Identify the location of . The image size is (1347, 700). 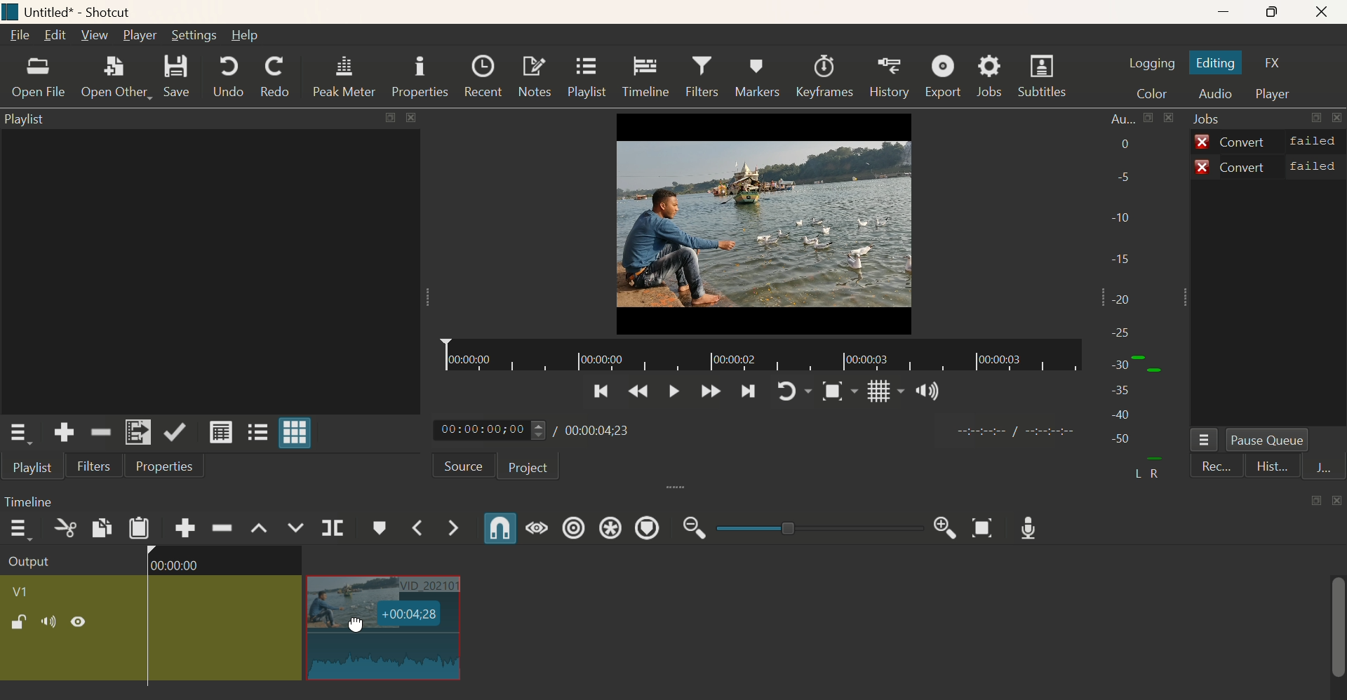
(695, 527).